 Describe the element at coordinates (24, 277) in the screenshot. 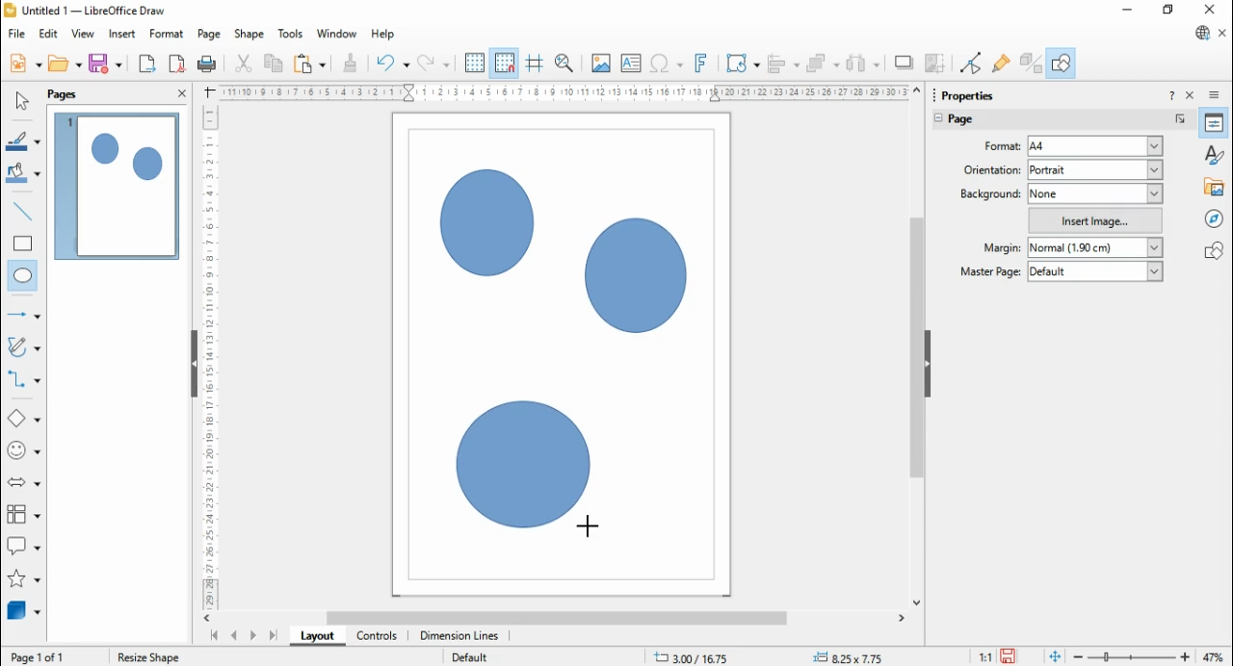

I see `ellipse` at that location.